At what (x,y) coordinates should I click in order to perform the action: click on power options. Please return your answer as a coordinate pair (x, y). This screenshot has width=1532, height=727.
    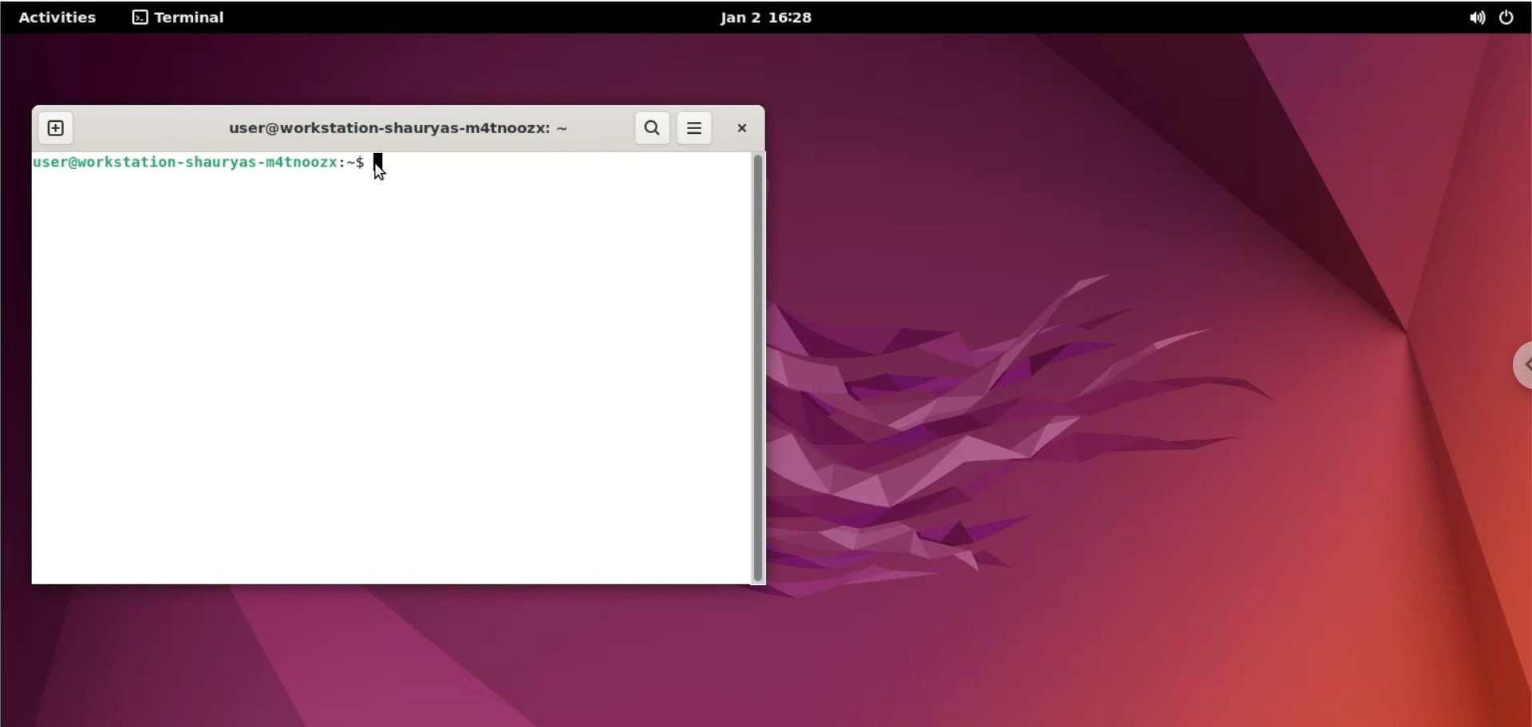
    Looking at the image, I should click on (1510, 18).